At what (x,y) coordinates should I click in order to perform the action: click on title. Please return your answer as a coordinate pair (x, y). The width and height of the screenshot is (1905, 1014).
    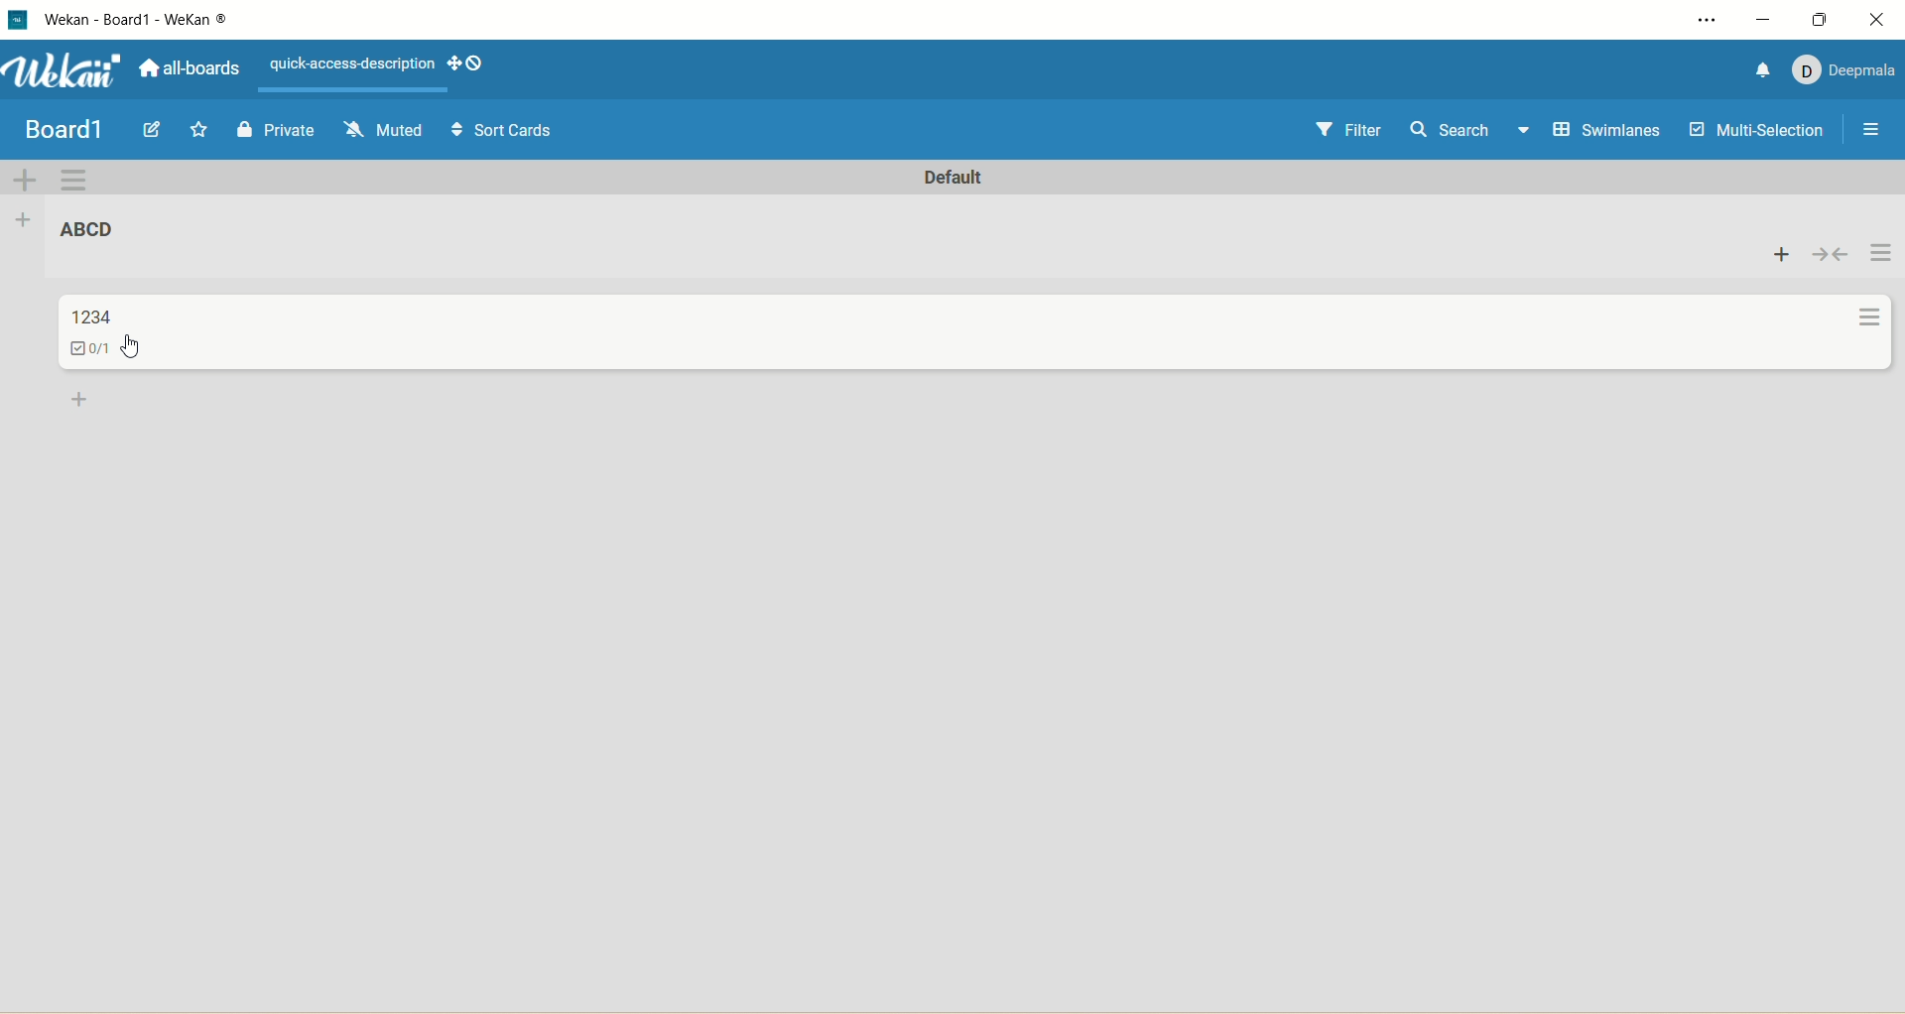
    Looking at the image, I should click on (96, 316).